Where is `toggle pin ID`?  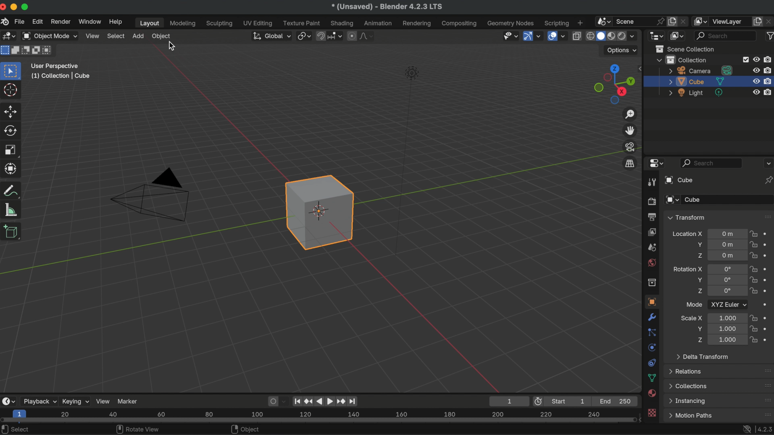
toggle pin ID is located at coordinates (768, 180).